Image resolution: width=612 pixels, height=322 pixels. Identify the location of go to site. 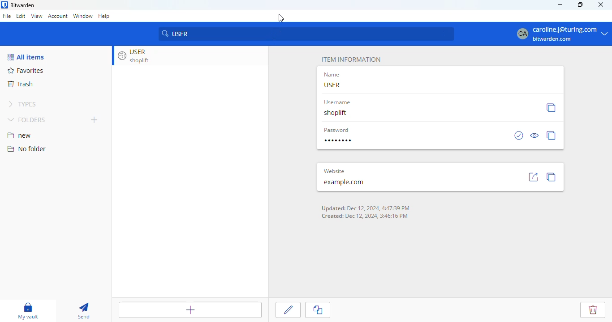
(533, 177).